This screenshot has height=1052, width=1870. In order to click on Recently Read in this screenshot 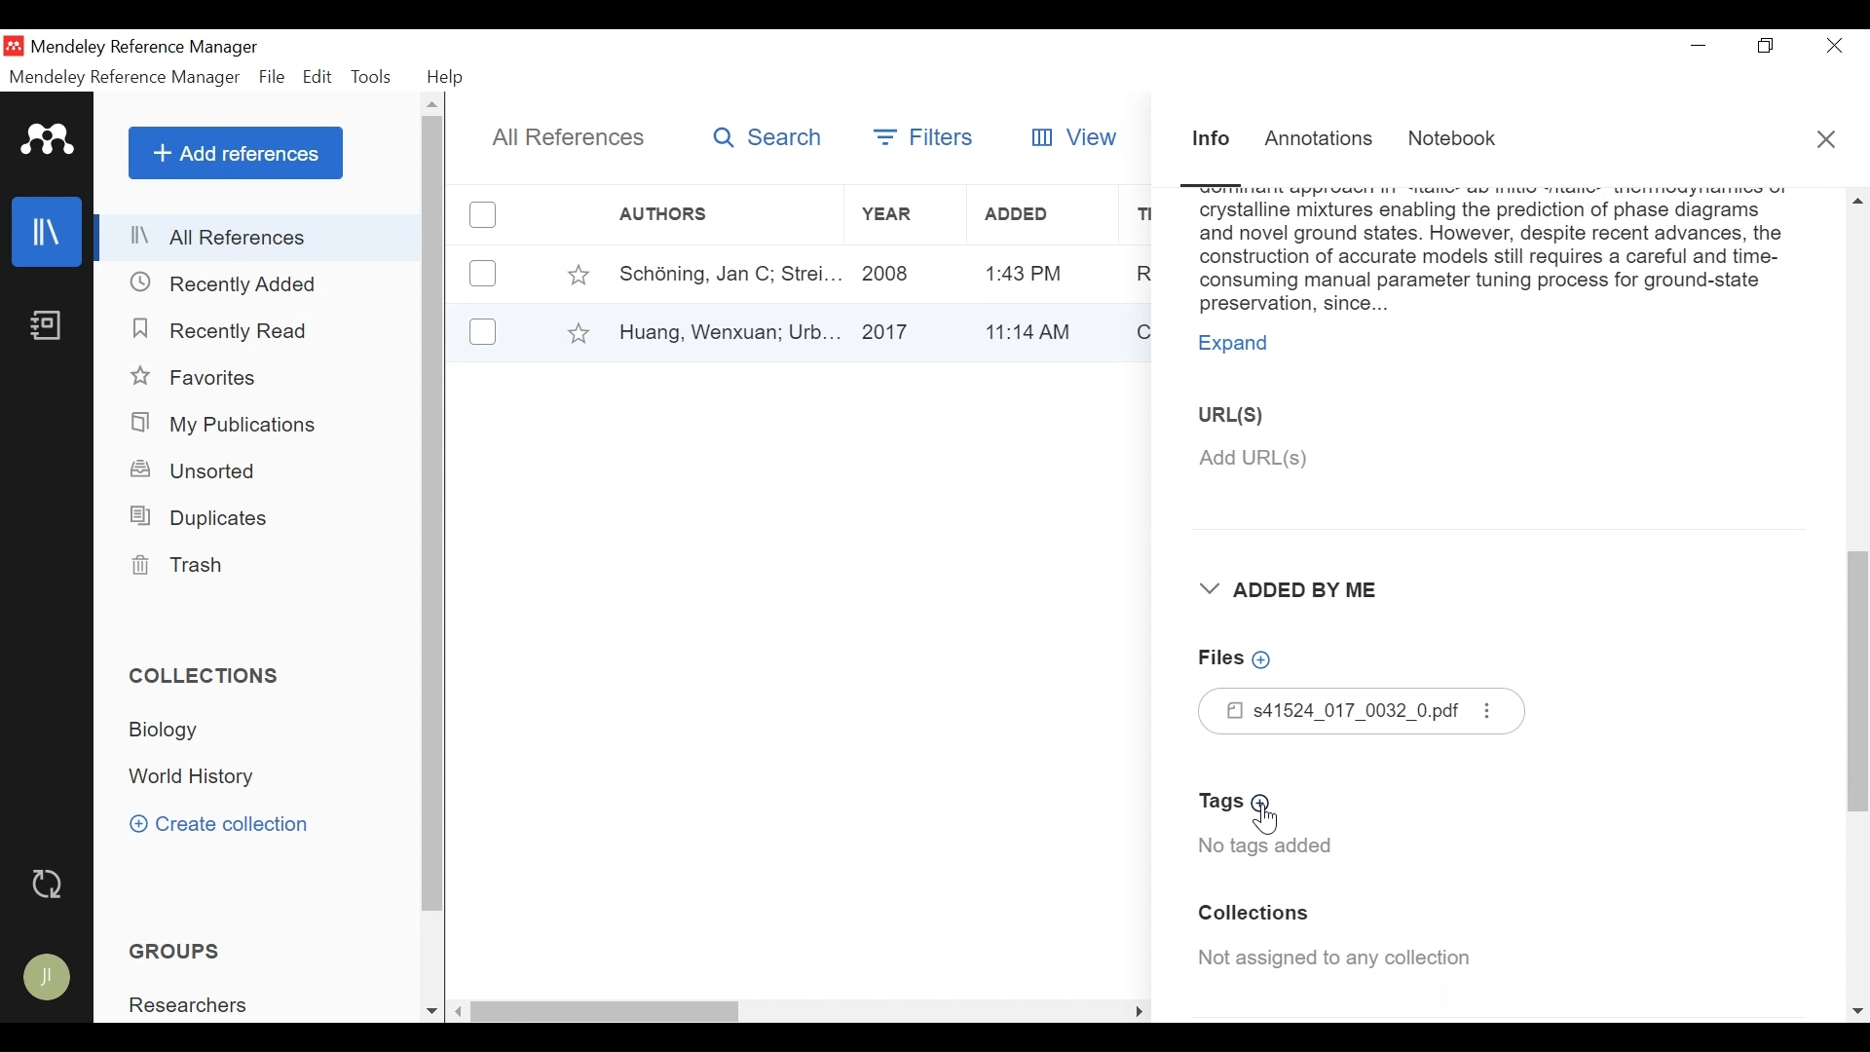, I will do `click(231, 332)`.